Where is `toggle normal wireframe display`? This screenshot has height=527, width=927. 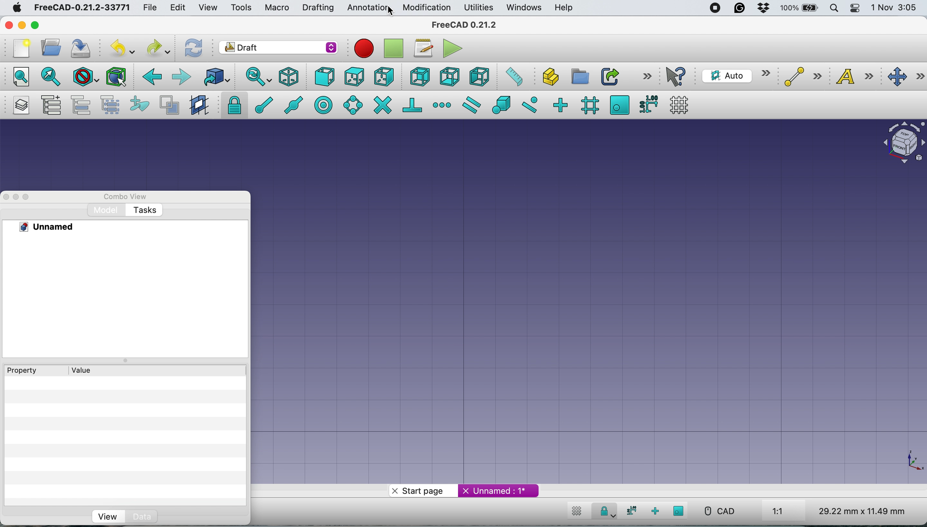 toggle normal wireframe display is located at coordinates (169, 104).